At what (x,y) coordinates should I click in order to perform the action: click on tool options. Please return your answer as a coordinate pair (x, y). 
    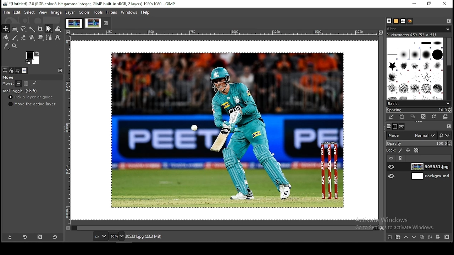
    Looking at the image, I should click on (5, 70).